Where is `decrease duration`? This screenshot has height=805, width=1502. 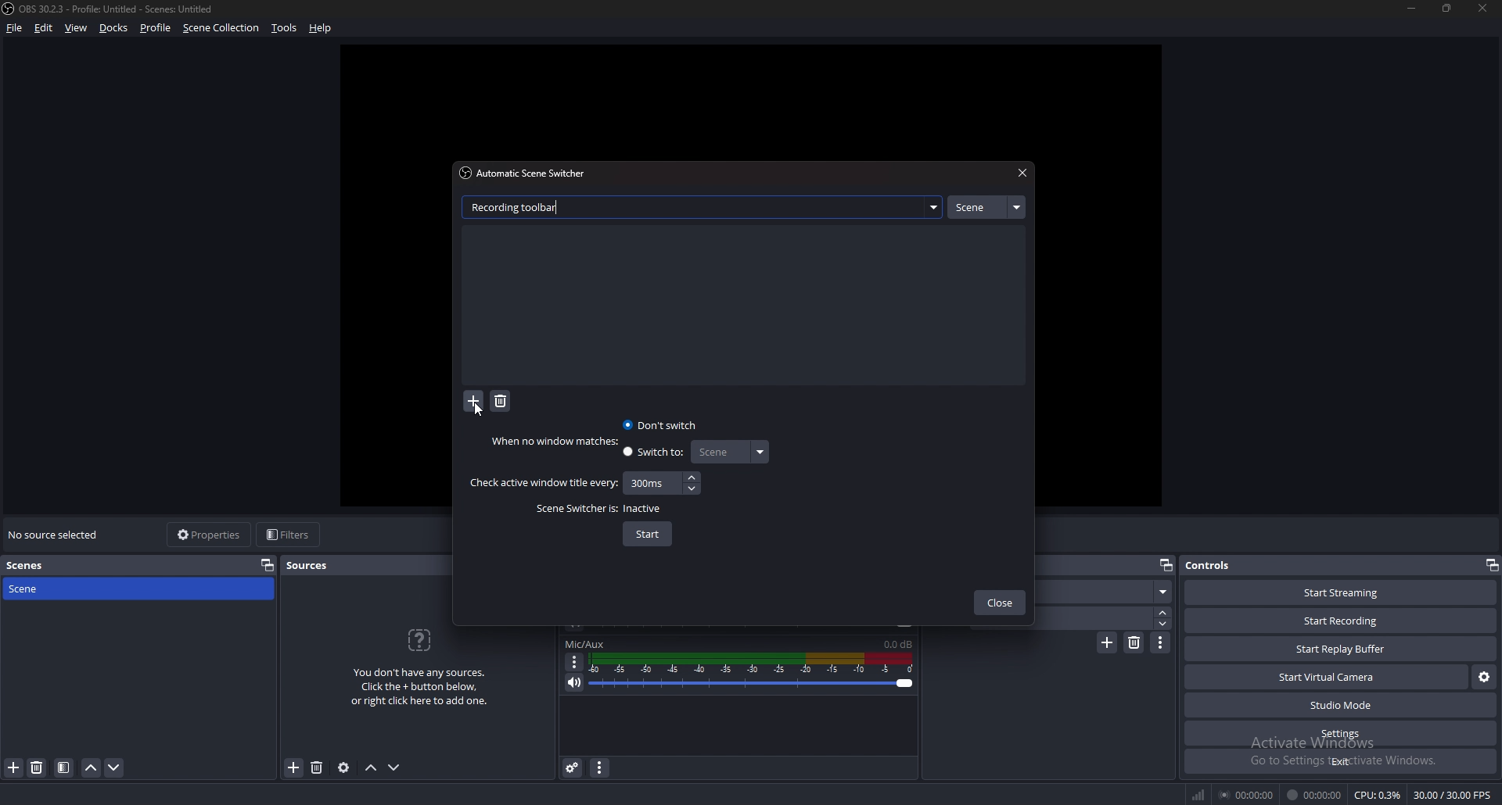 decrease duration is located at coordinates (1165, 624).